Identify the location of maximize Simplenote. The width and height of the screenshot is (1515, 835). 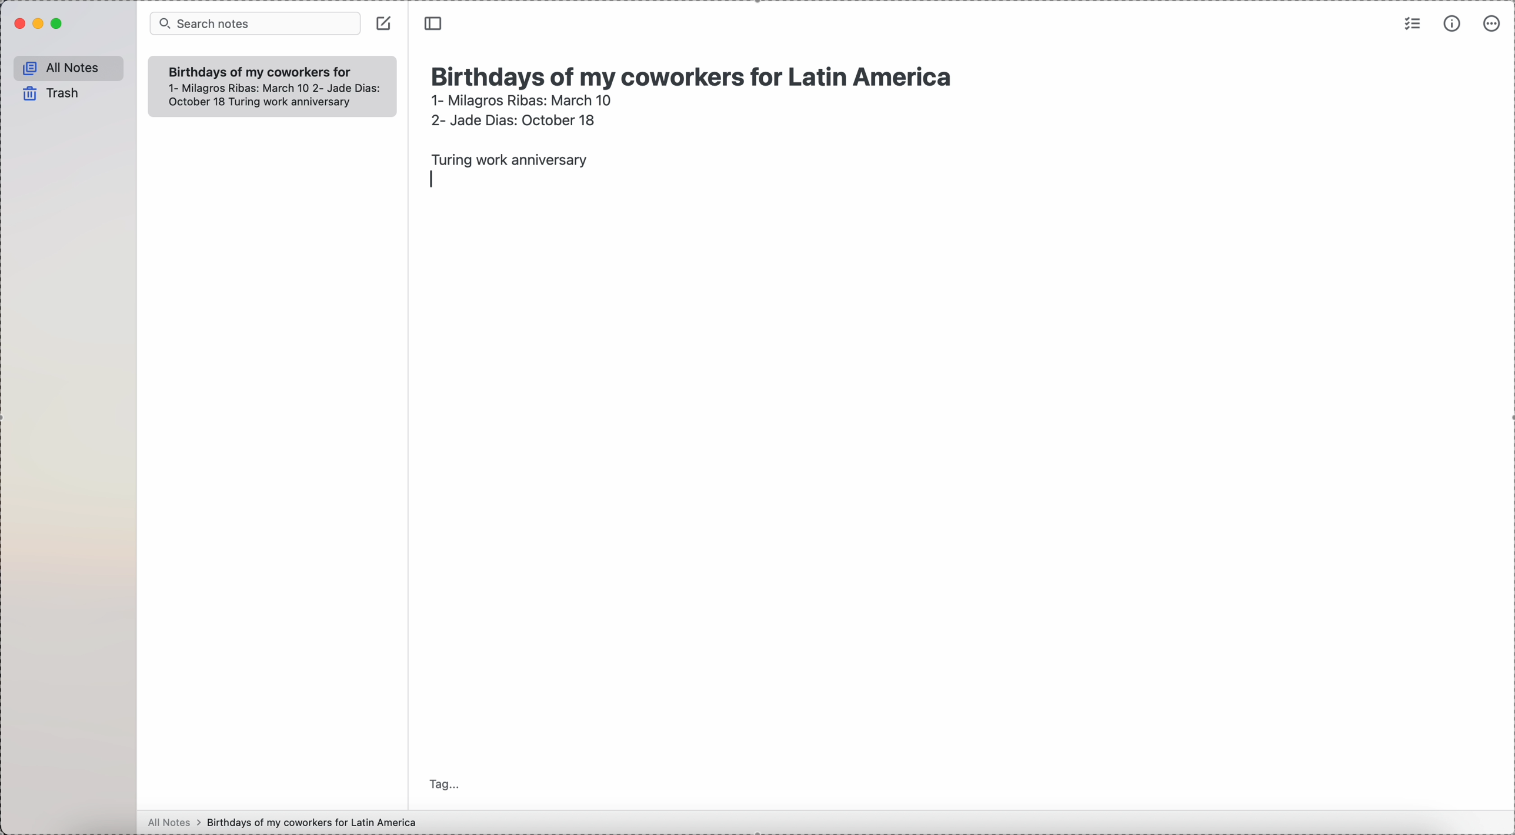
(58, 24).